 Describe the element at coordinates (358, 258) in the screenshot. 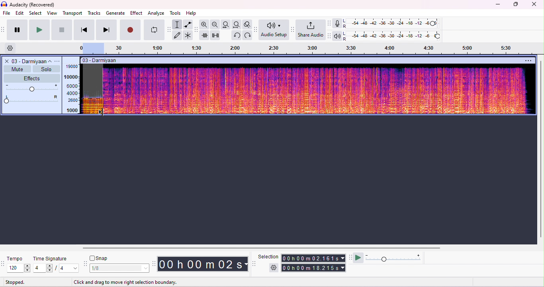

I see `play at speed/play at speed once` at that location.